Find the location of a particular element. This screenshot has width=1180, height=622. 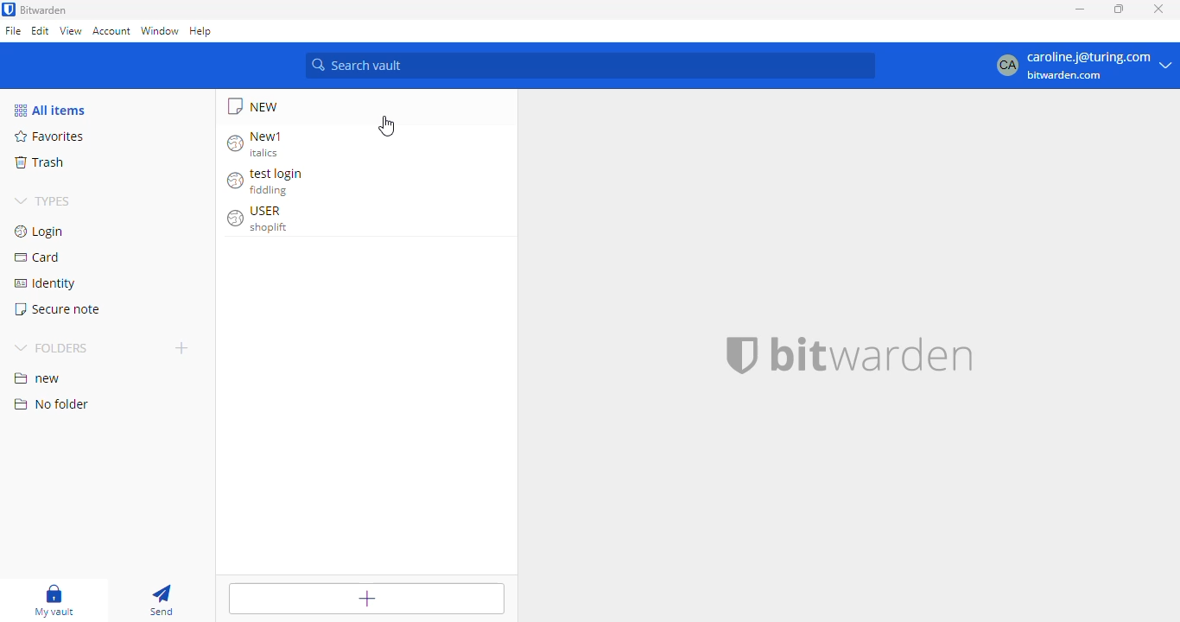

account is located at coordinates (112, 30).